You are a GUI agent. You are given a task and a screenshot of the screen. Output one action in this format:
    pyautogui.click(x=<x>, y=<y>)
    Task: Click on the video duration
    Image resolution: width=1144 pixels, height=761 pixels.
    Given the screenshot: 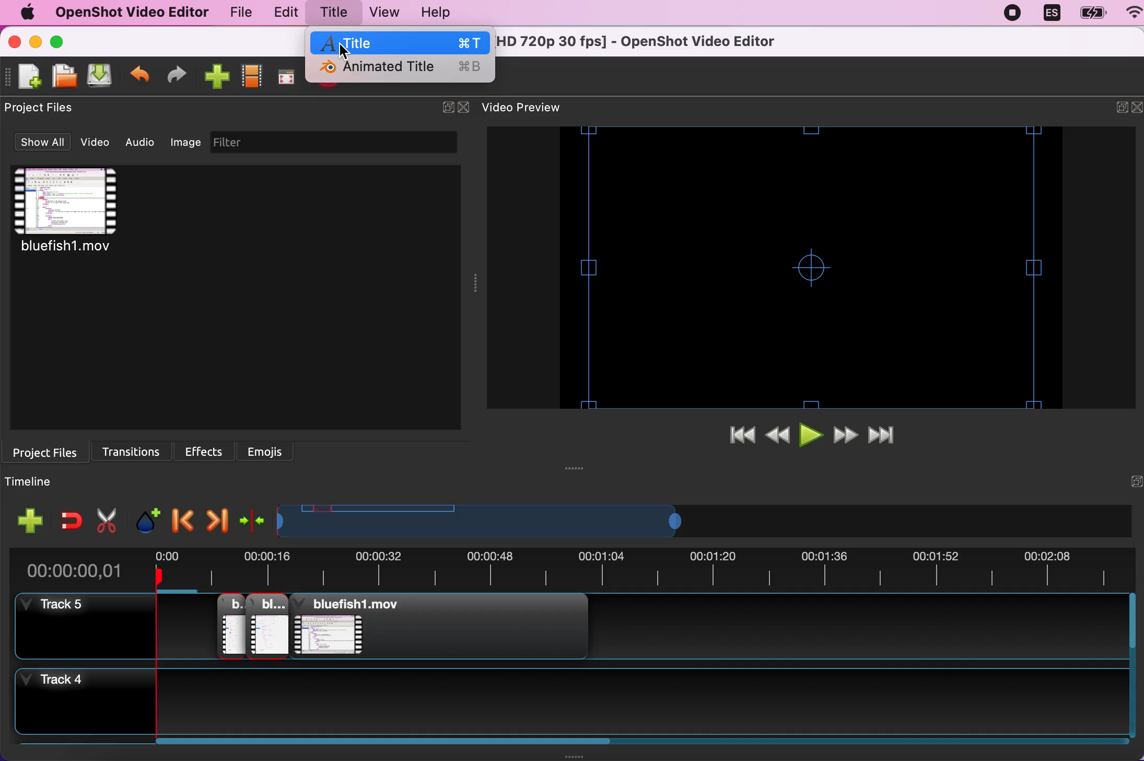 What is the action you would take?
    pyautogui.click(x=643, y=572)
    